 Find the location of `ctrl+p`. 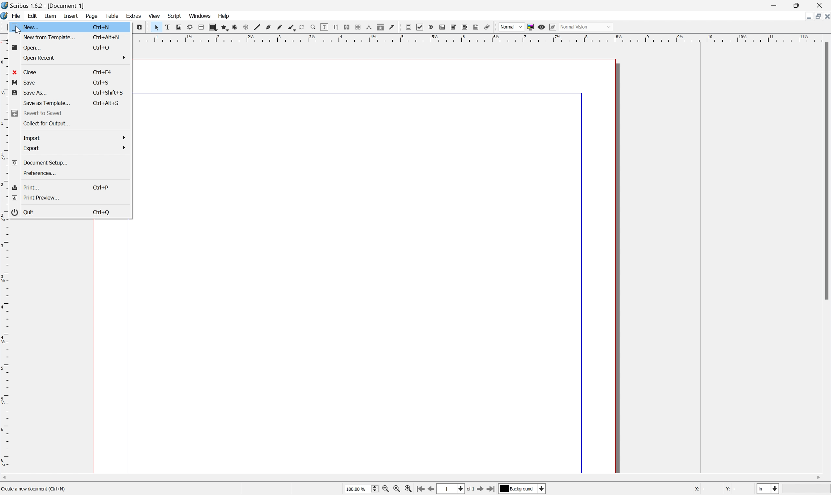

ctrl+p is located at coordinates (103, 188).